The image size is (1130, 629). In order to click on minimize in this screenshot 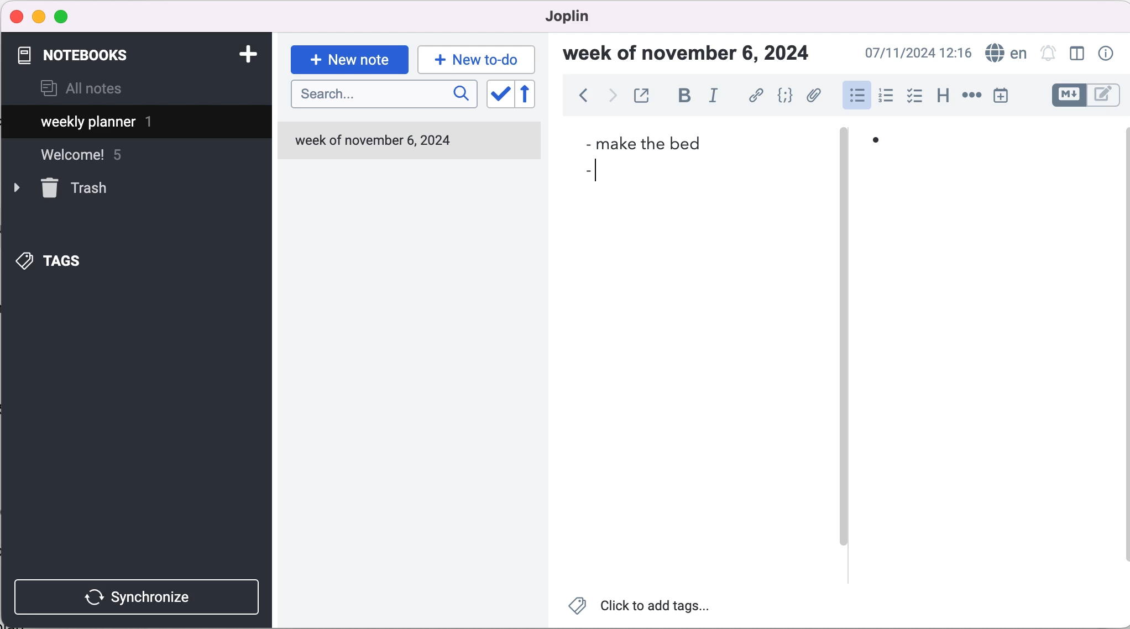, I will do `click(39, 17)`.